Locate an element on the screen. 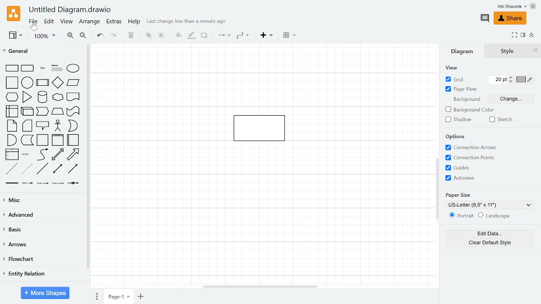 The image size is (541, 304). Close is located at coordinates (536, 51).